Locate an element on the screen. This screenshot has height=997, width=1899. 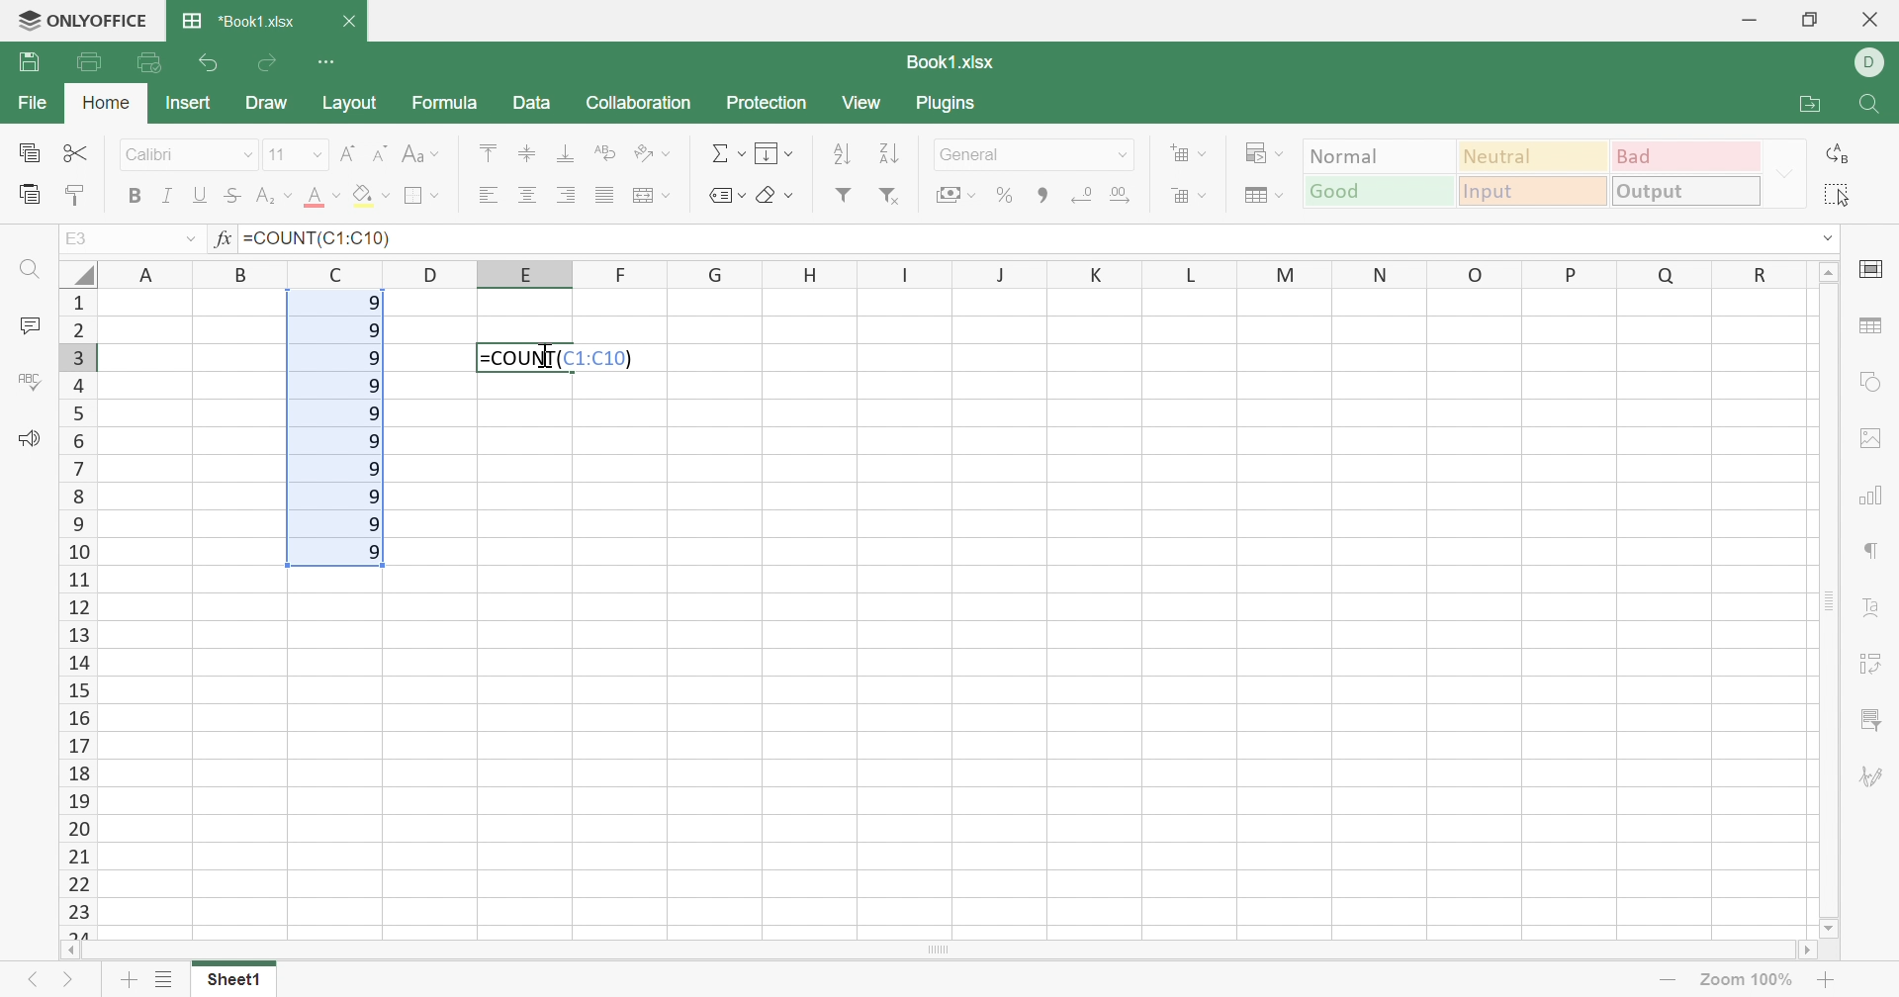
Find is located at coordinates (1871, 105).